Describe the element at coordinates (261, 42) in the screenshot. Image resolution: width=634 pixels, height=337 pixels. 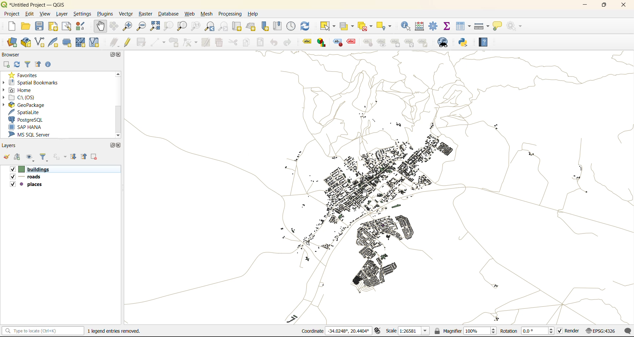
I see `paste` at that location.